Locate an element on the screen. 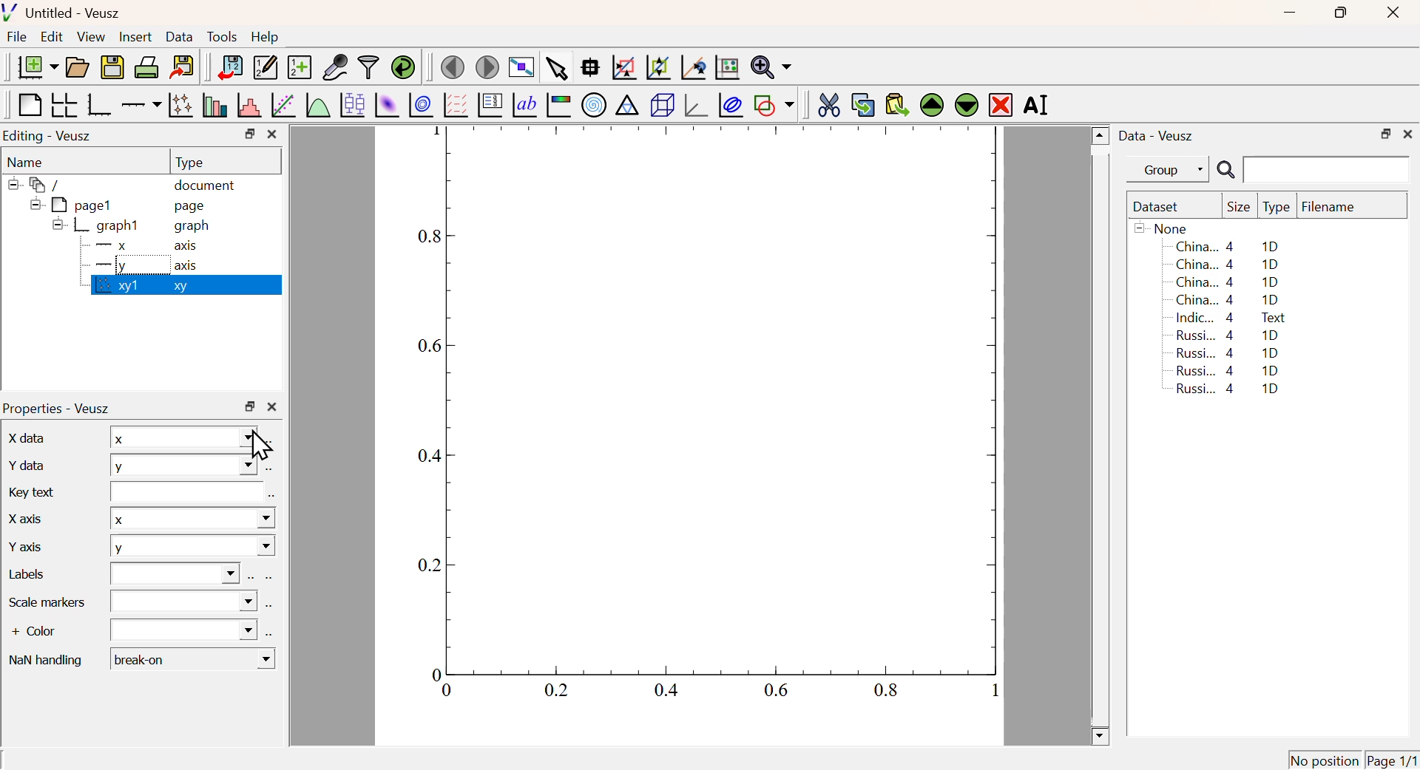  Blank Page is located at coordinates (28, 106).